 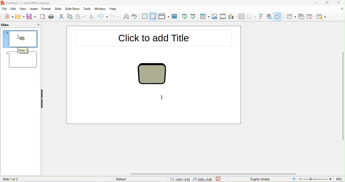 What do you see at coordinates (134, 17) in the screenshot?
I see `spelling` at bounding box center [134, 17].